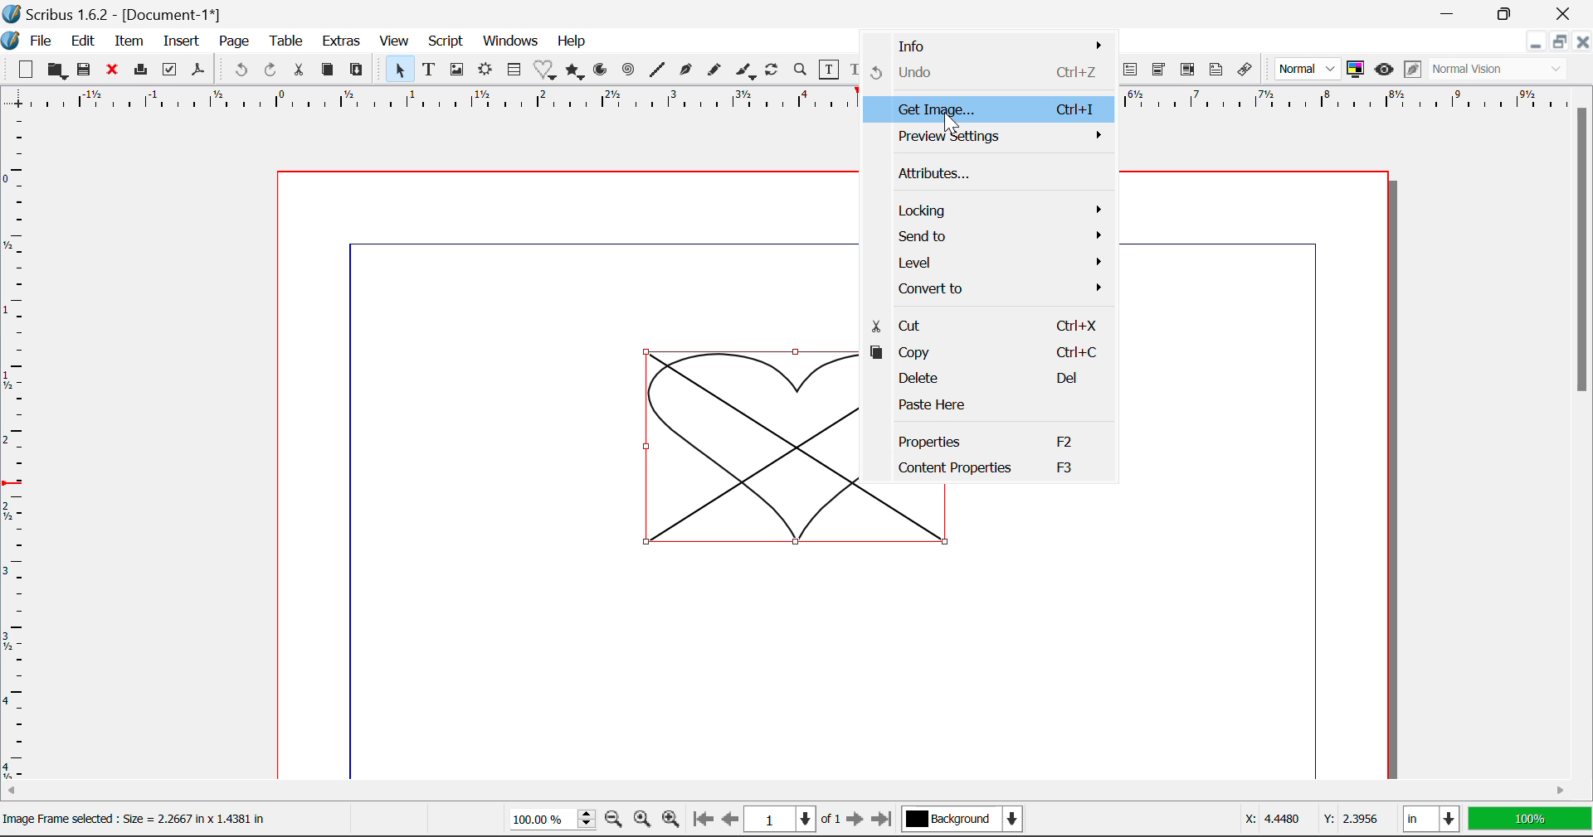 The width and height of the screenshot is (1593, 837). What do you see at coordinates (1245, 70) in the screenshot?
I see `Link Annotation` at bounding box center [1245, 70].